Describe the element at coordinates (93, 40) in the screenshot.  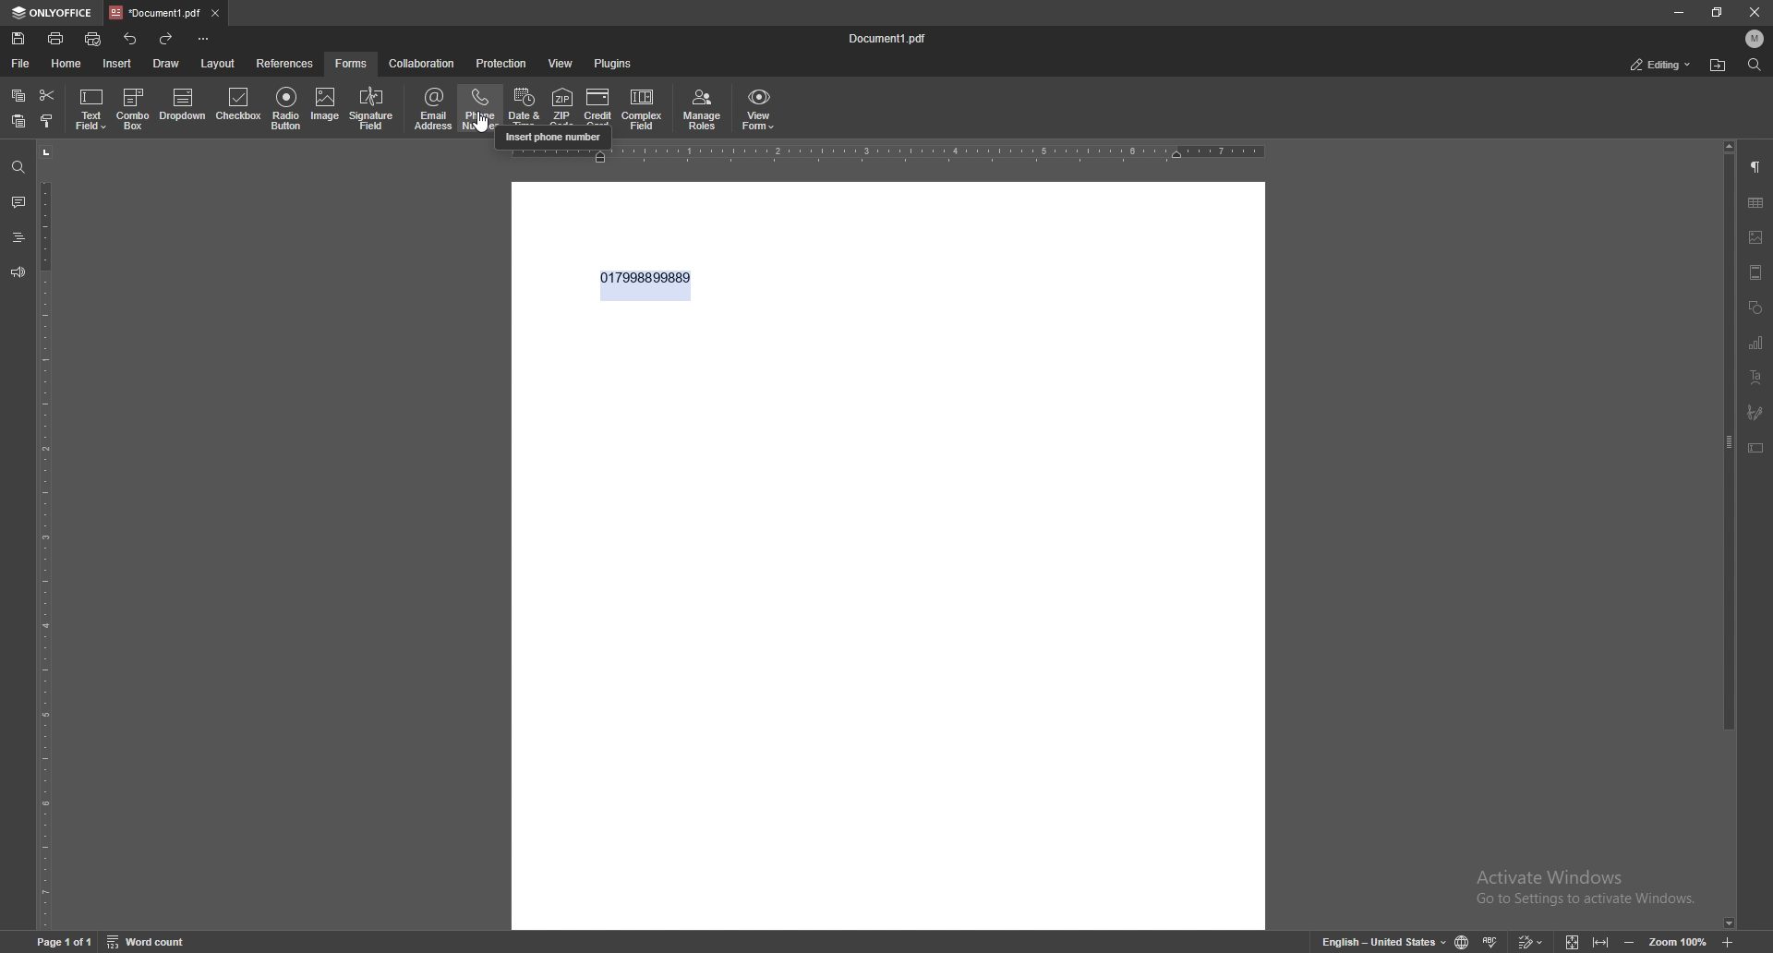
I see `quickprint` at that location.